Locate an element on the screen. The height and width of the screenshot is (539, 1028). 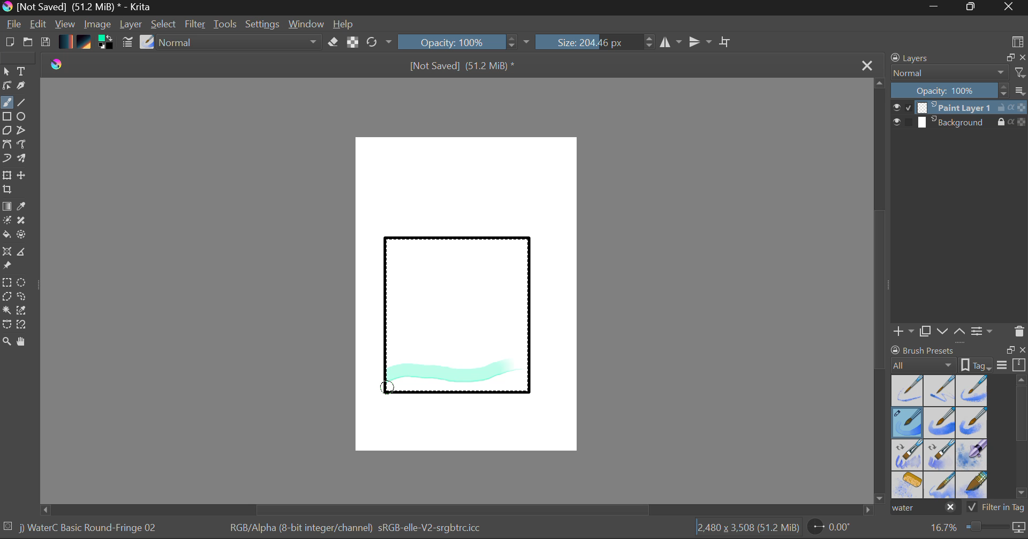
Move Layer Up is located at coordinates (960, 331).